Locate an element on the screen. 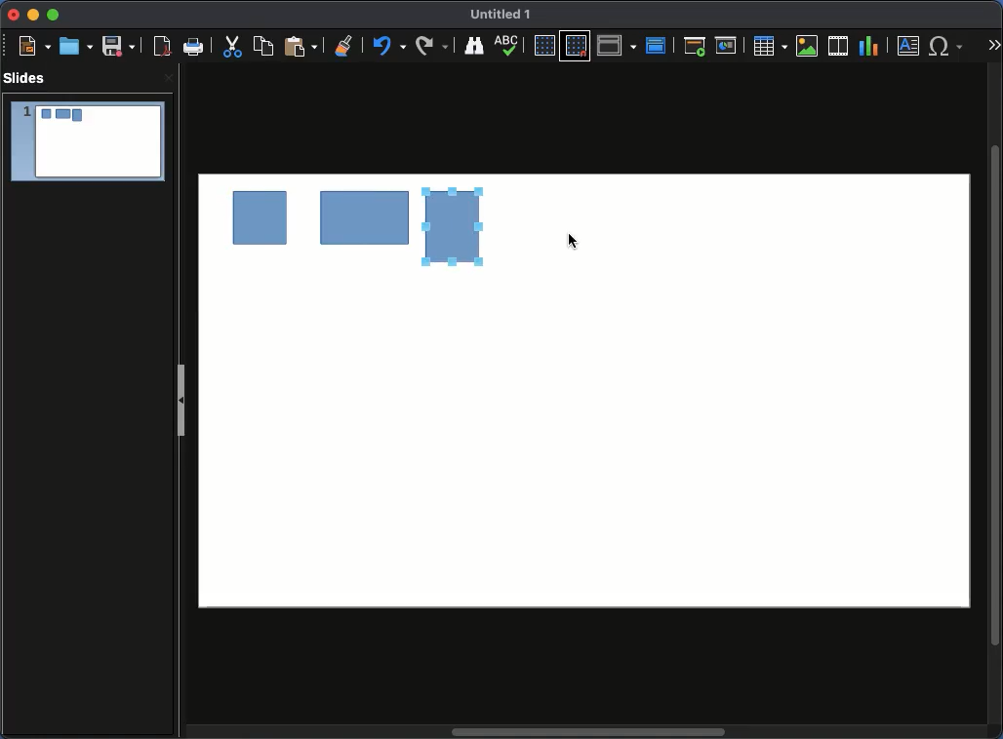 This screenshot has width=1003, height=739. Start from current slide is located at coordinates (727, 47).